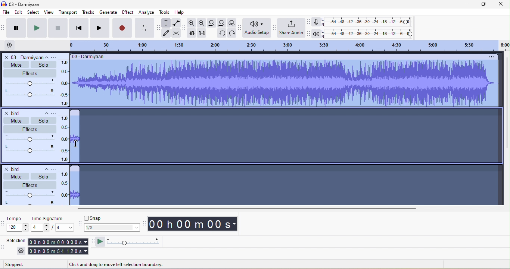  I want to click on silence audio selection, so click(203, 33).